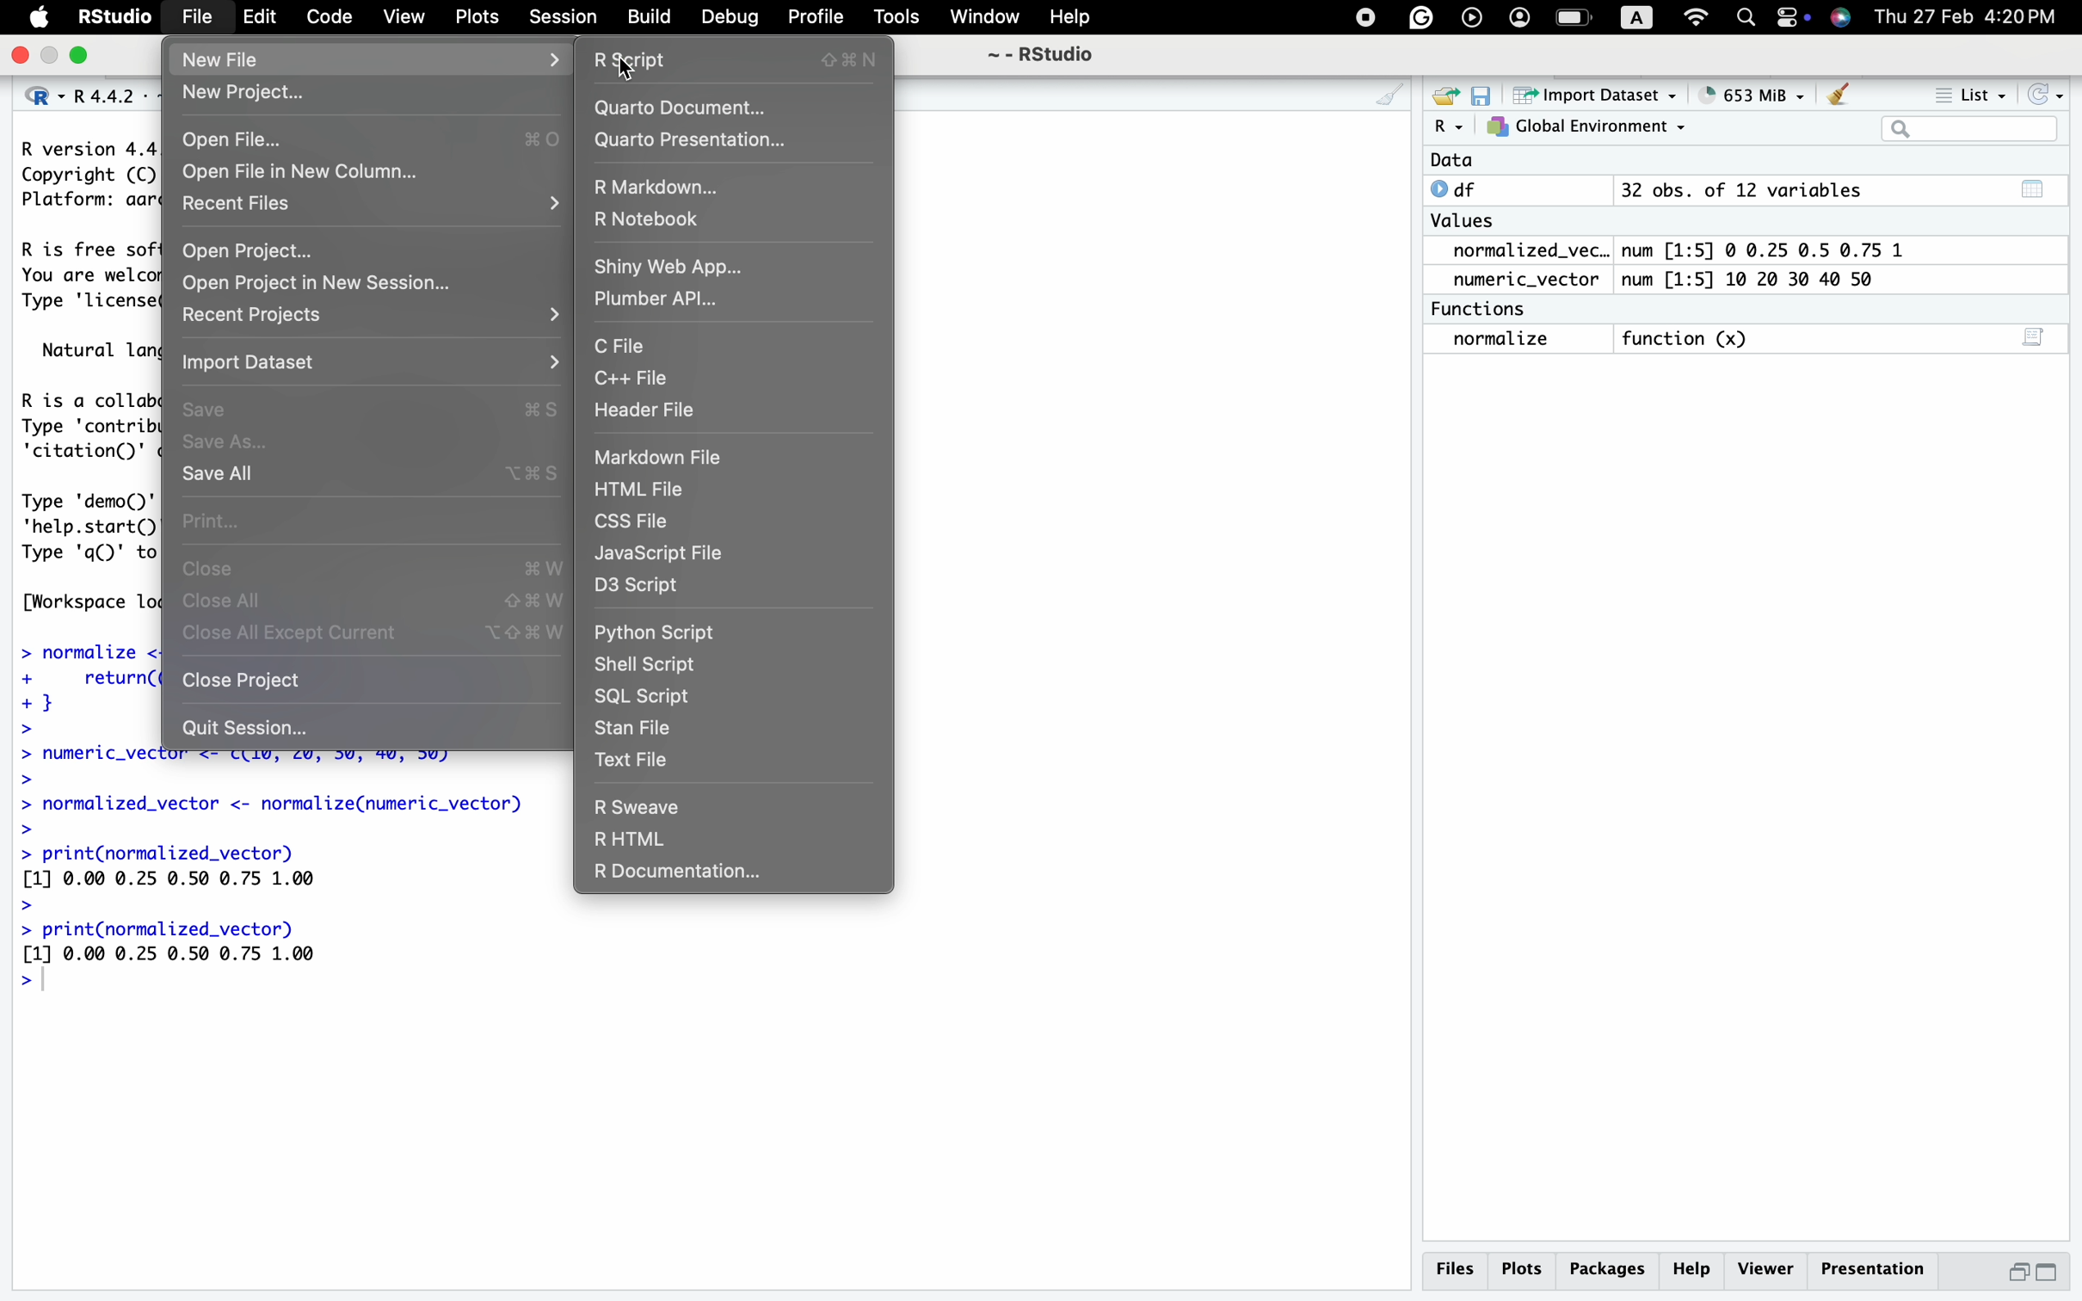 The image size is (2082, 1301). What do you see at coordinates (660, 457) in the screenshot?
I see `Markdown File` at bounding box center [660, 457].